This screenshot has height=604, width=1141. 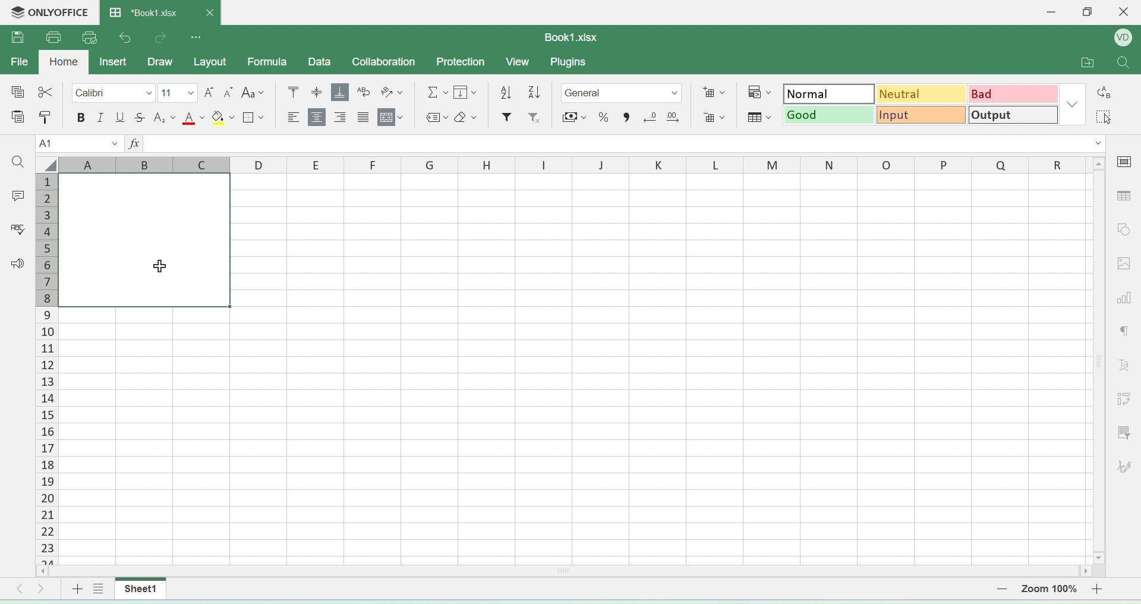 What do you see at coordinates (317, 93) in the screenshot?
I see `align center` at bounding box center [317, 93].